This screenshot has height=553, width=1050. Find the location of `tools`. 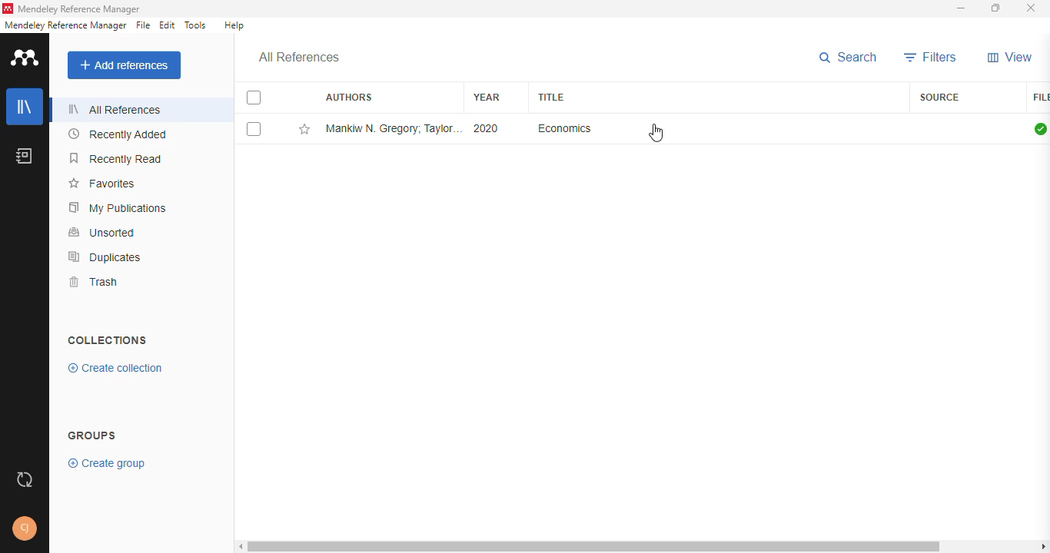

tools is located at coordinates (194, 25).